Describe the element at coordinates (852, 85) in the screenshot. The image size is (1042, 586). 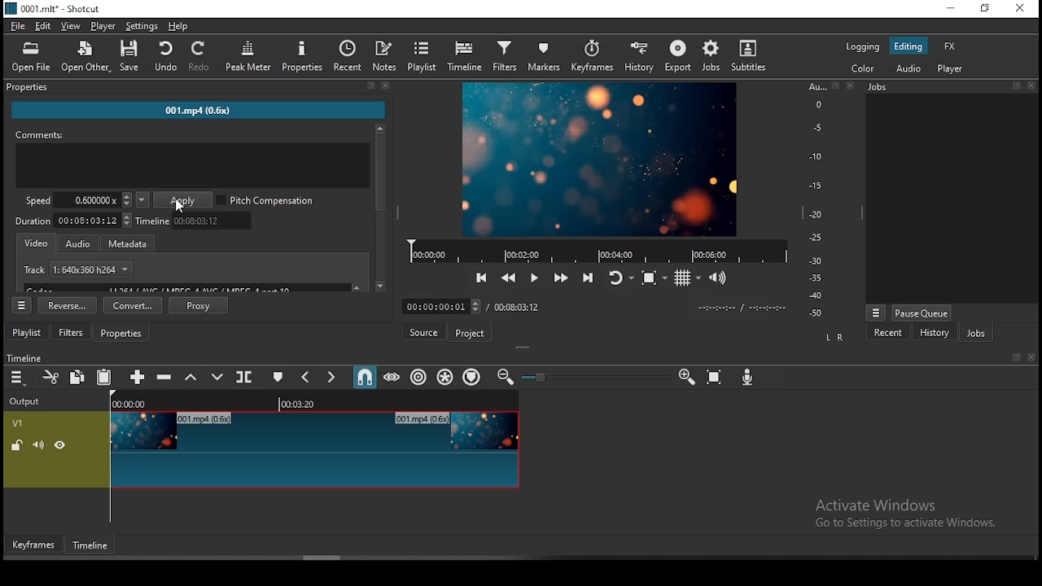
I see `Close` at that location.